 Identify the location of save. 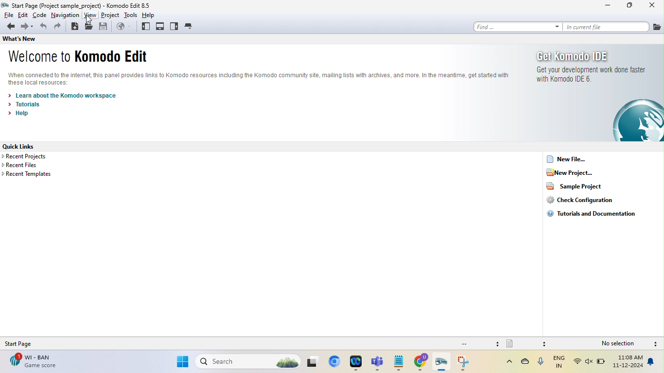
(104, 28).